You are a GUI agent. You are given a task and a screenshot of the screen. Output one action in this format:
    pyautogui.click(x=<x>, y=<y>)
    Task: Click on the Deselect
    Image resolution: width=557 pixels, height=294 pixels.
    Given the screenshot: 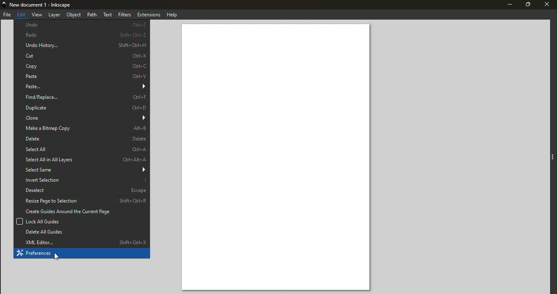 What is the action you would take?
    pyautogui.click(x=81, y=190)
    